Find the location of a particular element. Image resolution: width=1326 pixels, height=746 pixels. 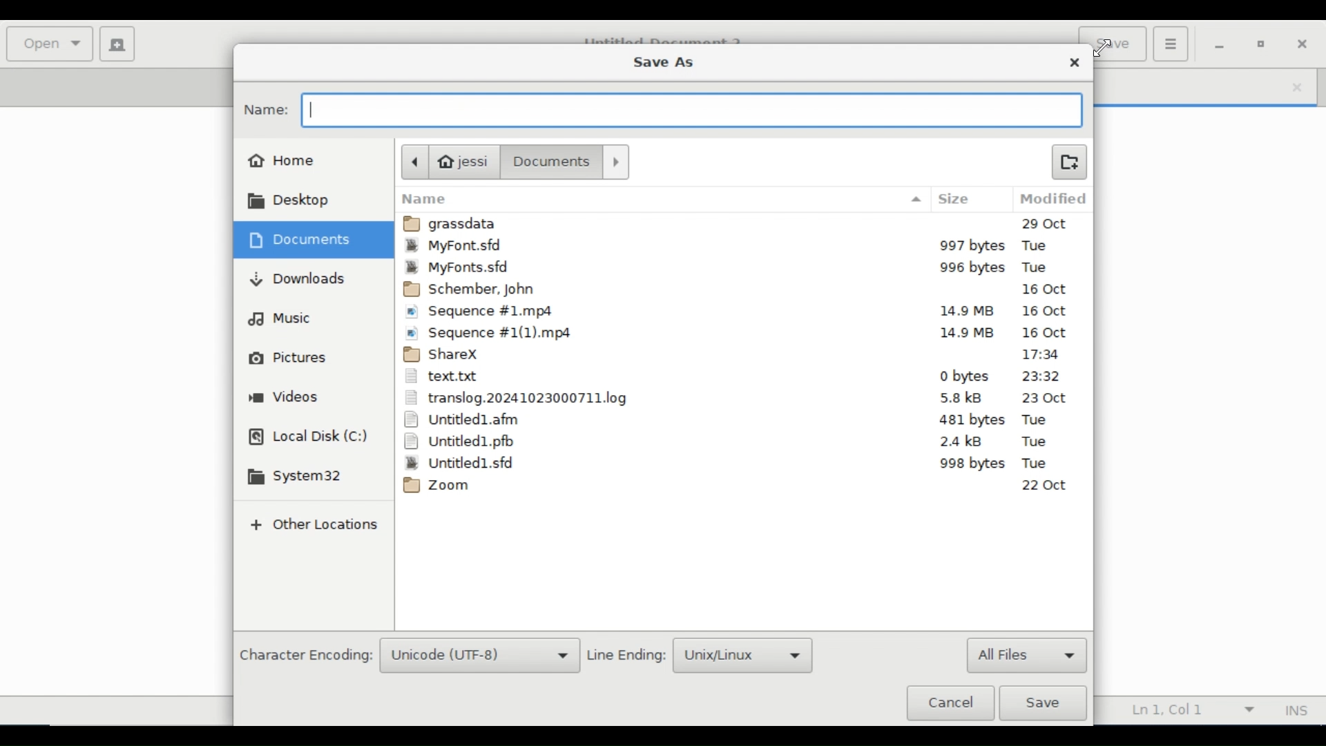

Name Field is located at coordinates (691, 109).